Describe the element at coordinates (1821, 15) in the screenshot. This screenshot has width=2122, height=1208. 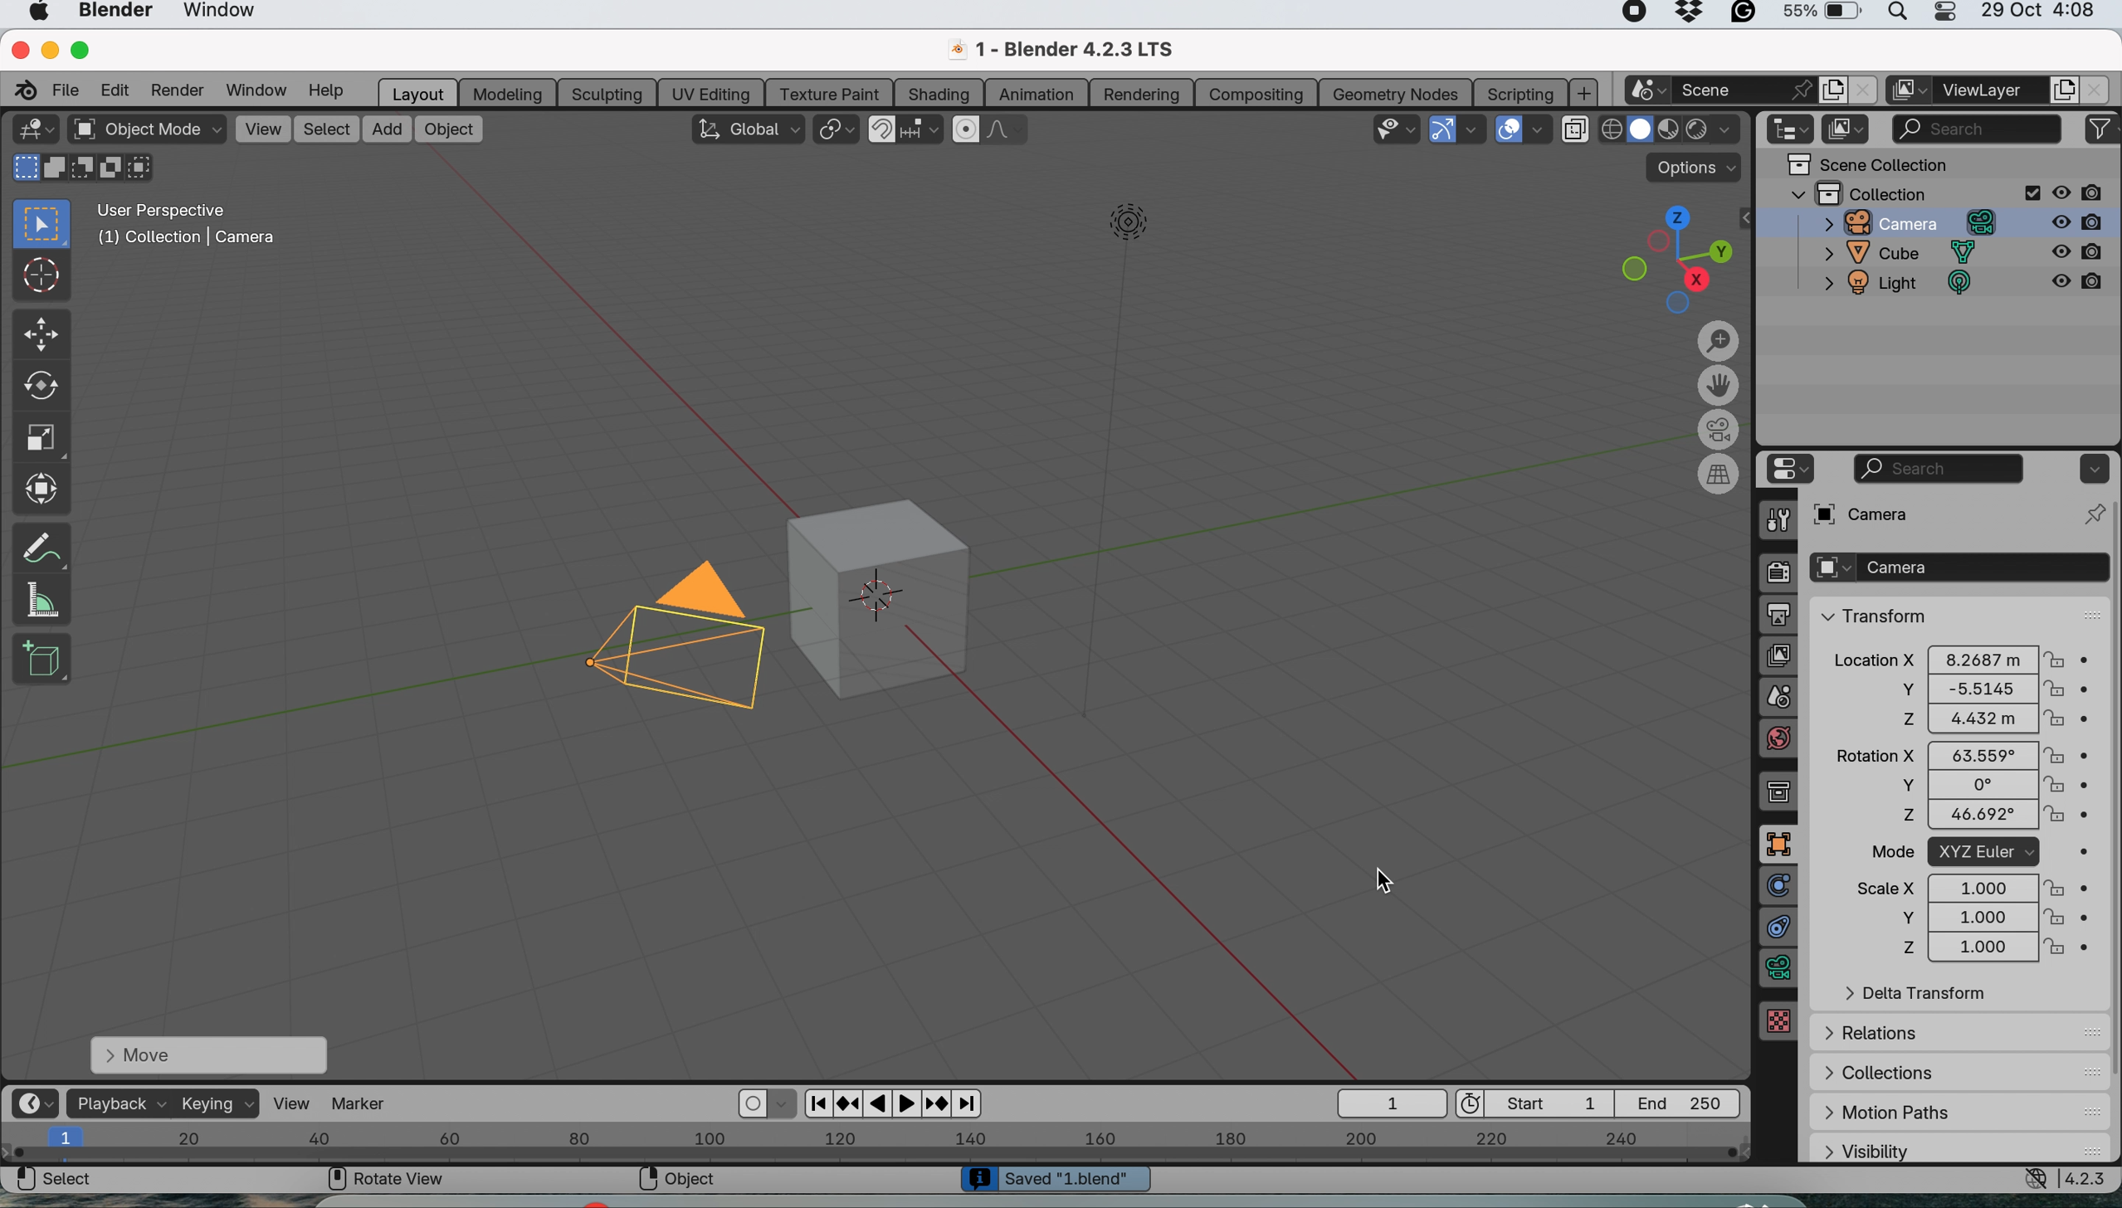
I see `battery` at that location.